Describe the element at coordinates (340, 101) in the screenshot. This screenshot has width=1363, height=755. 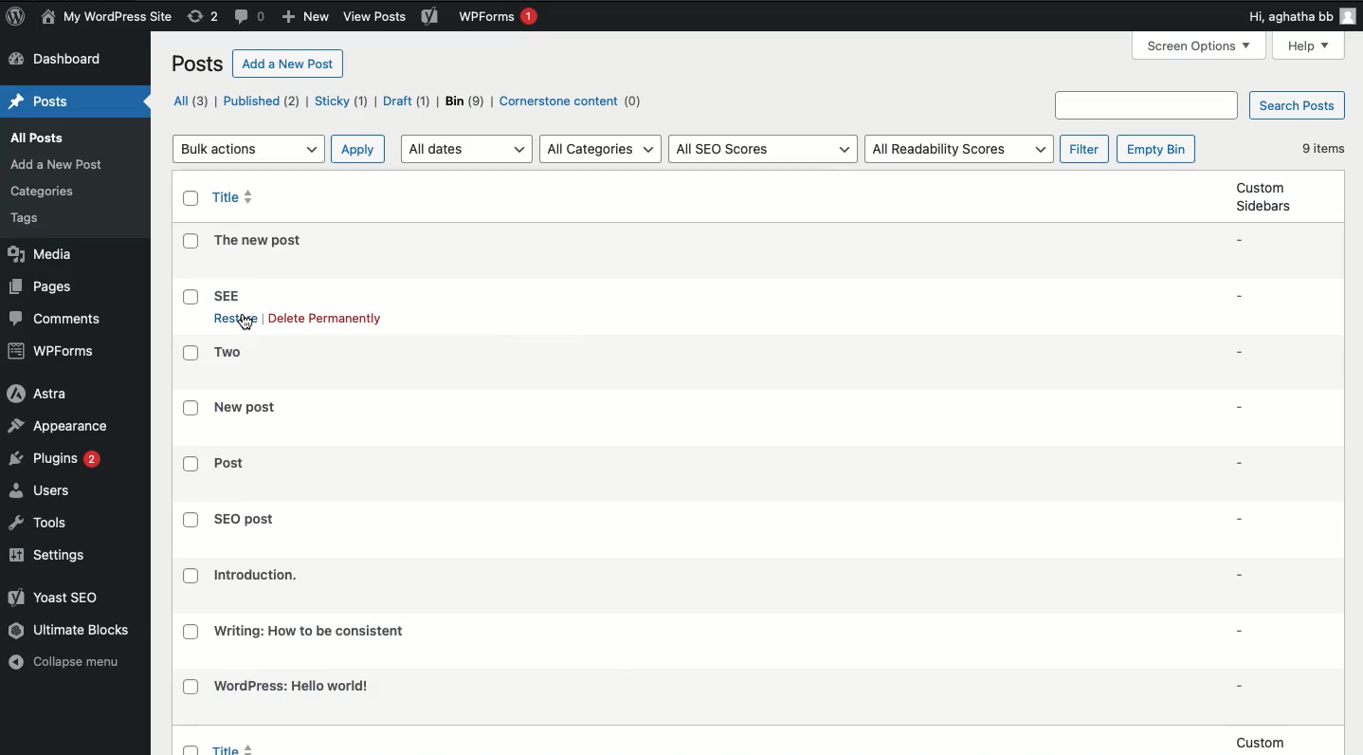
I see `Sticky` at that location.